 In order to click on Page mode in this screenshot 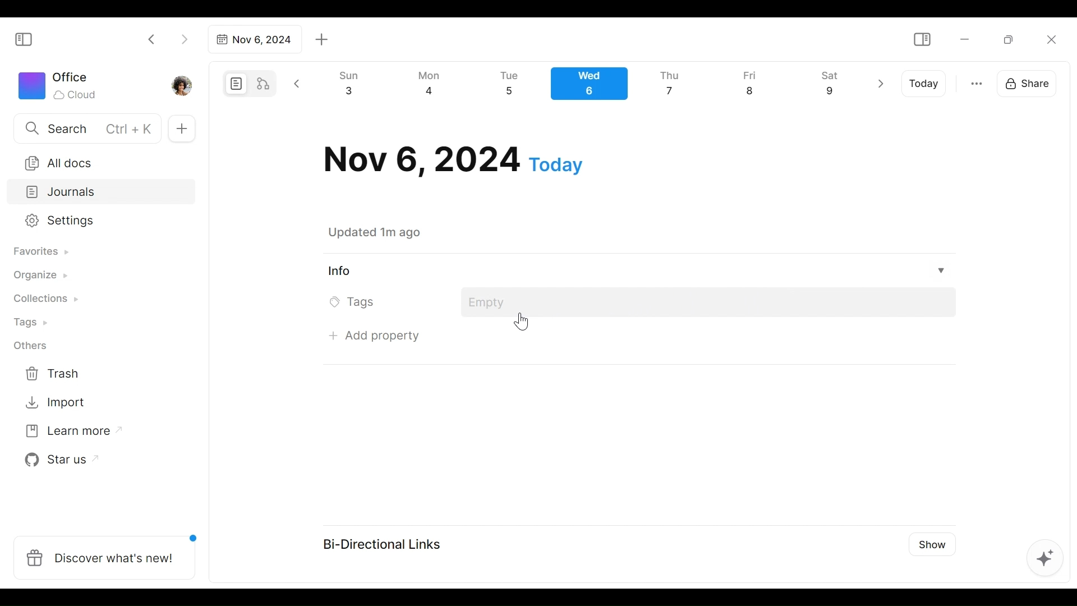, I will do `click(234, 84)`.